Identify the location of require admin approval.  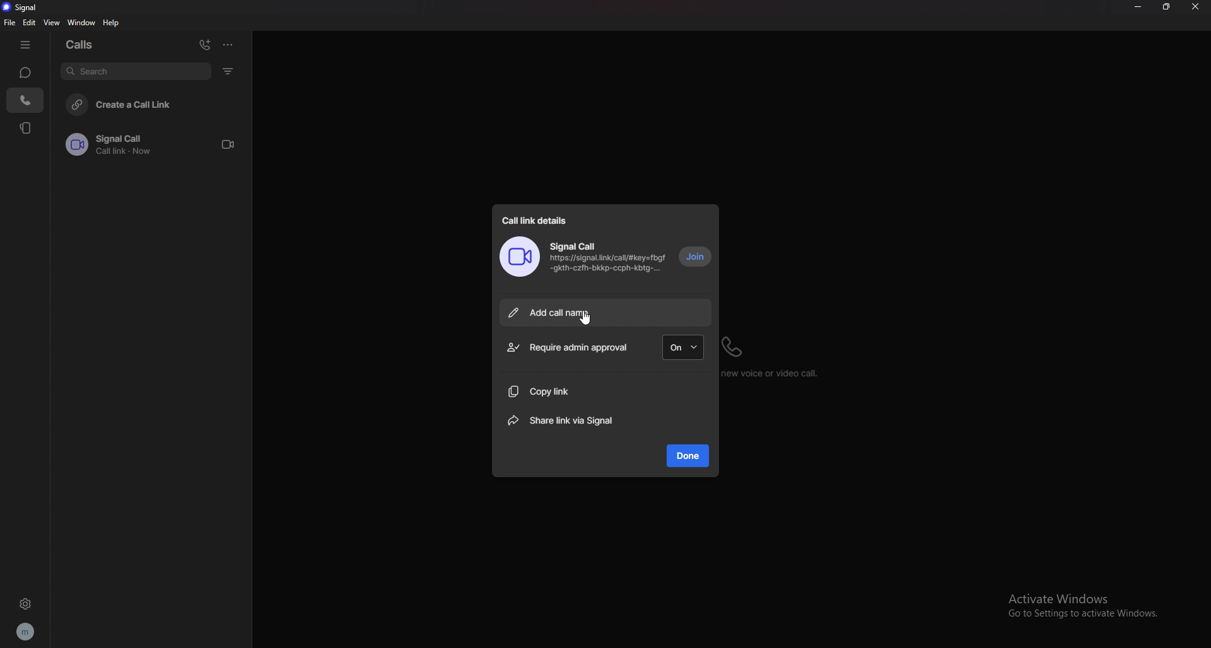
(566, 348).